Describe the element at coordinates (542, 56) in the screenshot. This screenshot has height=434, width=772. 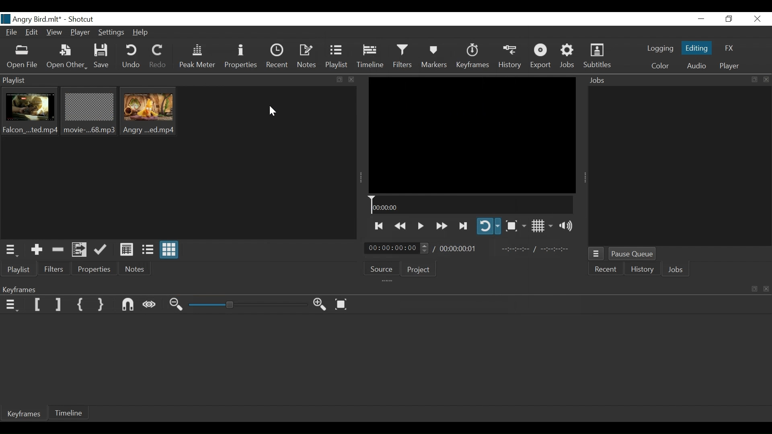
I see `Export` at that location.